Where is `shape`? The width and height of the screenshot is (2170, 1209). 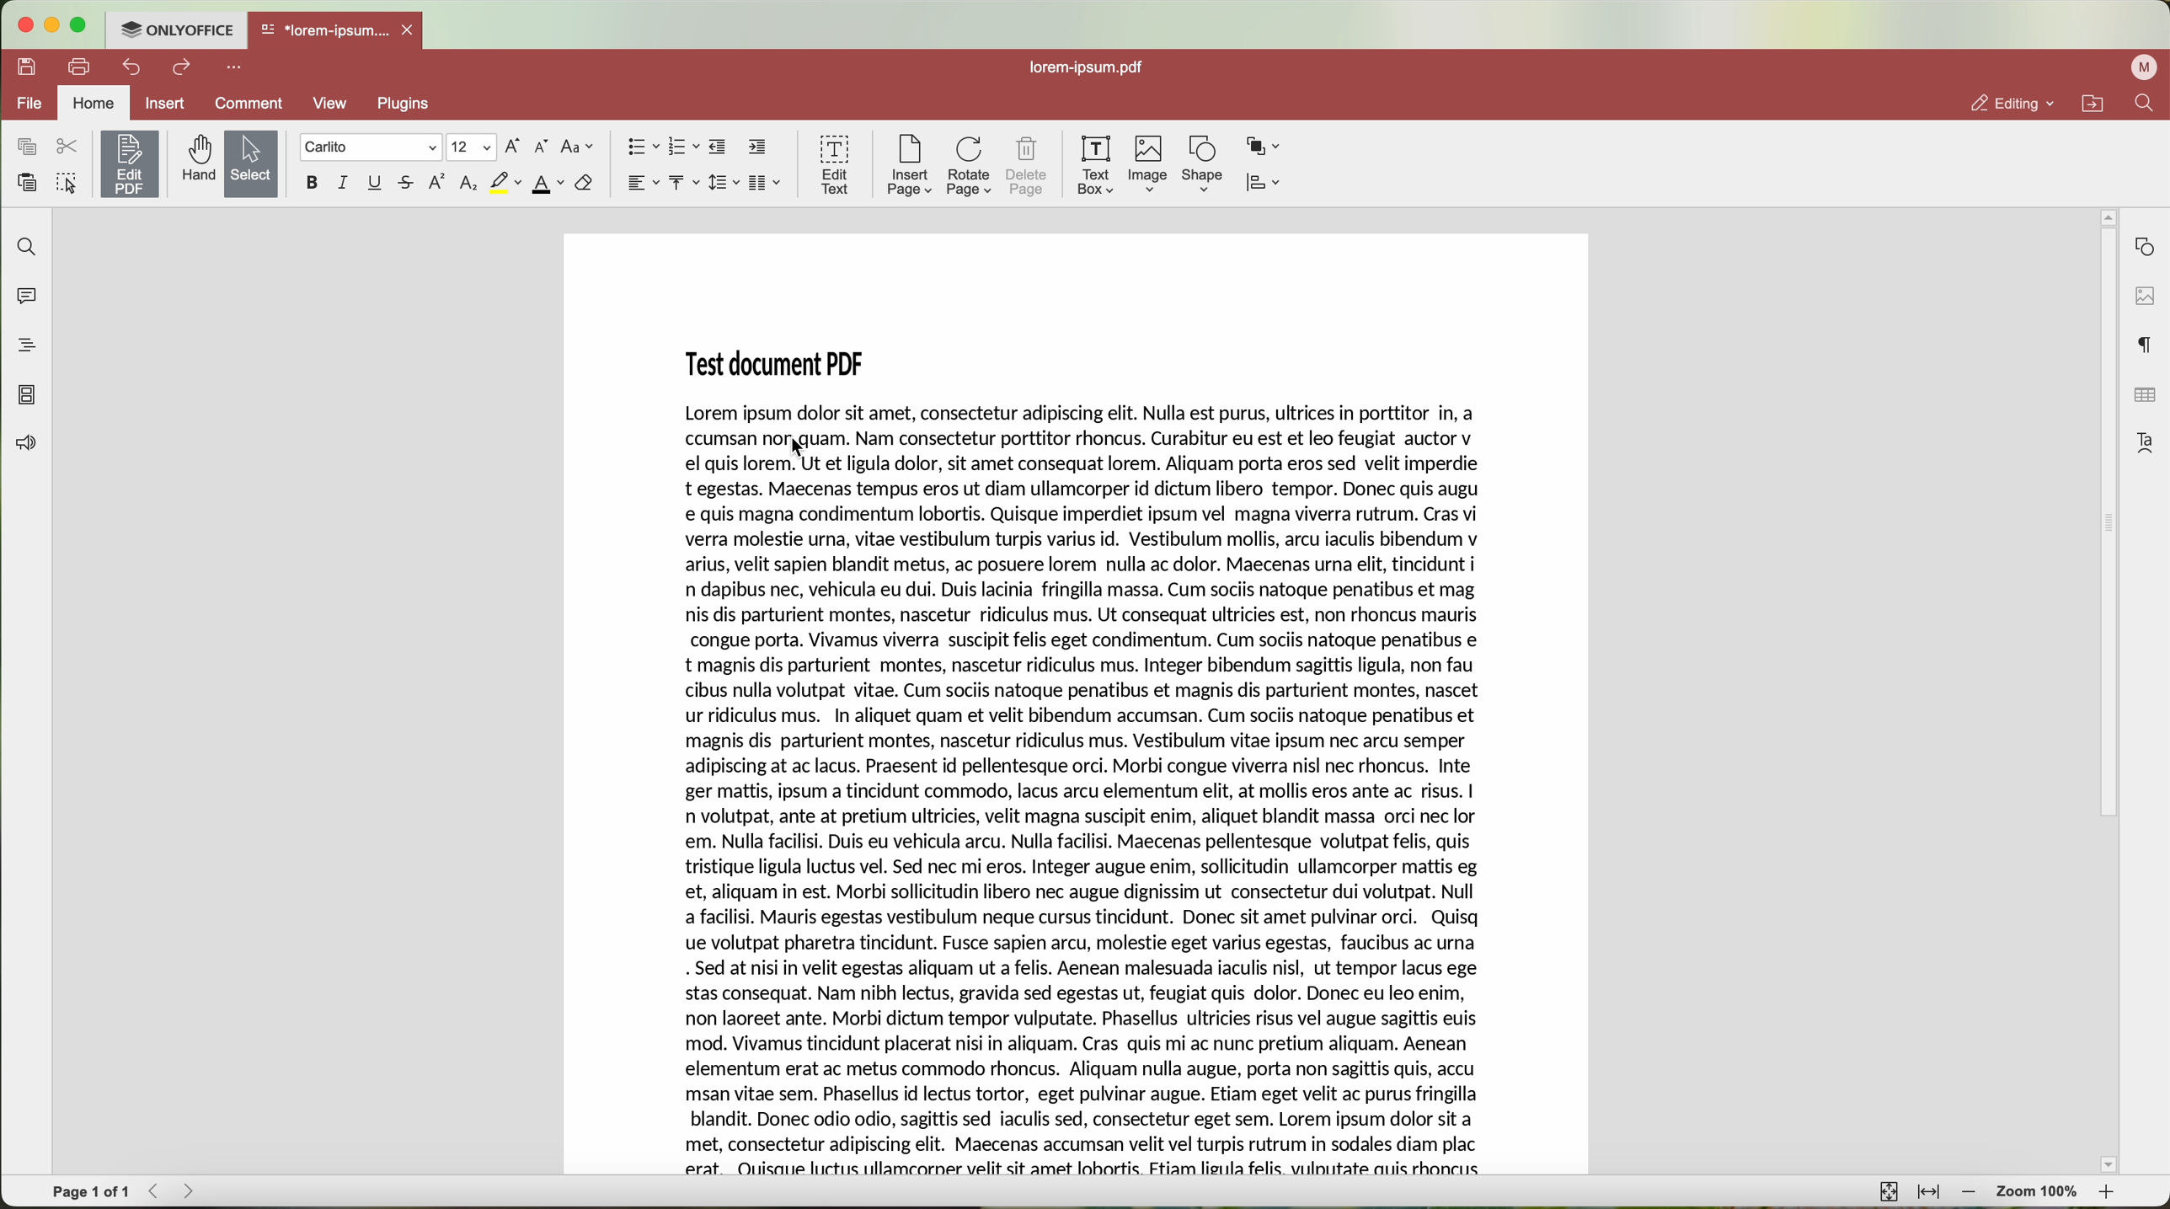
shape is located at coordinates (1200, 163).